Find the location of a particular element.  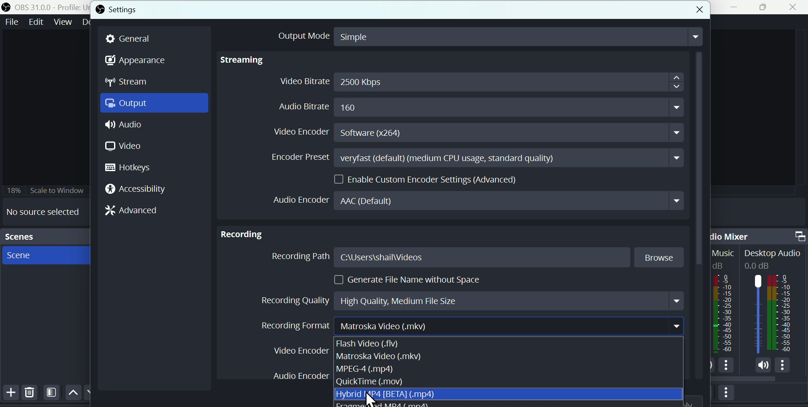

Audio is located at coordinates (125, 124).